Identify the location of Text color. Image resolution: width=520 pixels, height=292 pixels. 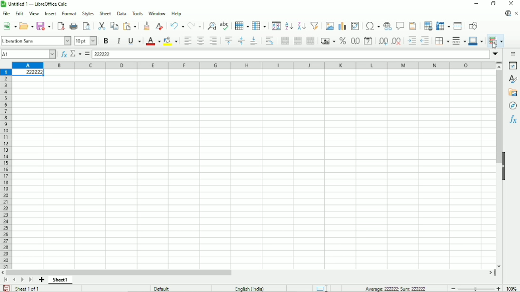
(153, 41).